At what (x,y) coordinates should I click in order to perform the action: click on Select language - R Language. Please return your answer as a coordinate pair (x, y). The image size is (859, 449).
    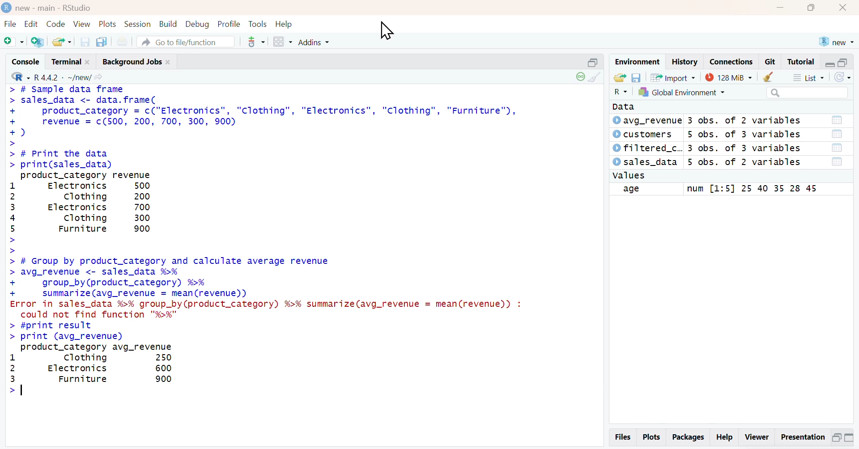
    Looking at the image, I should click on (19, 77).